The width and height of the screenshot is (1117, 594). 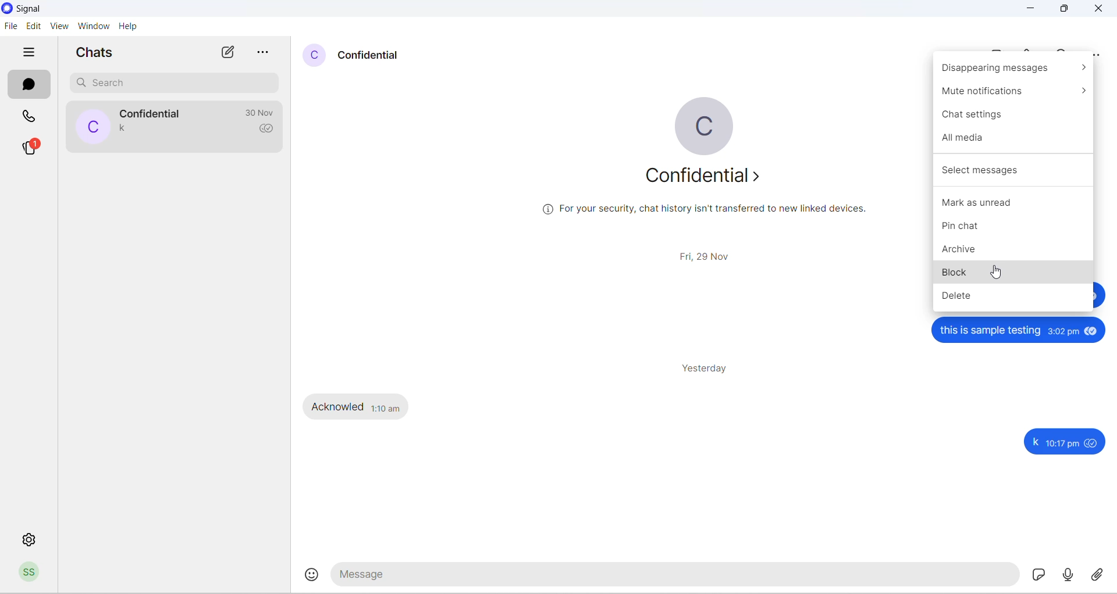 What do you see at coordinates (268, 130) in the screenshot?
I see `read recipient` at bounding box center [268, 130].